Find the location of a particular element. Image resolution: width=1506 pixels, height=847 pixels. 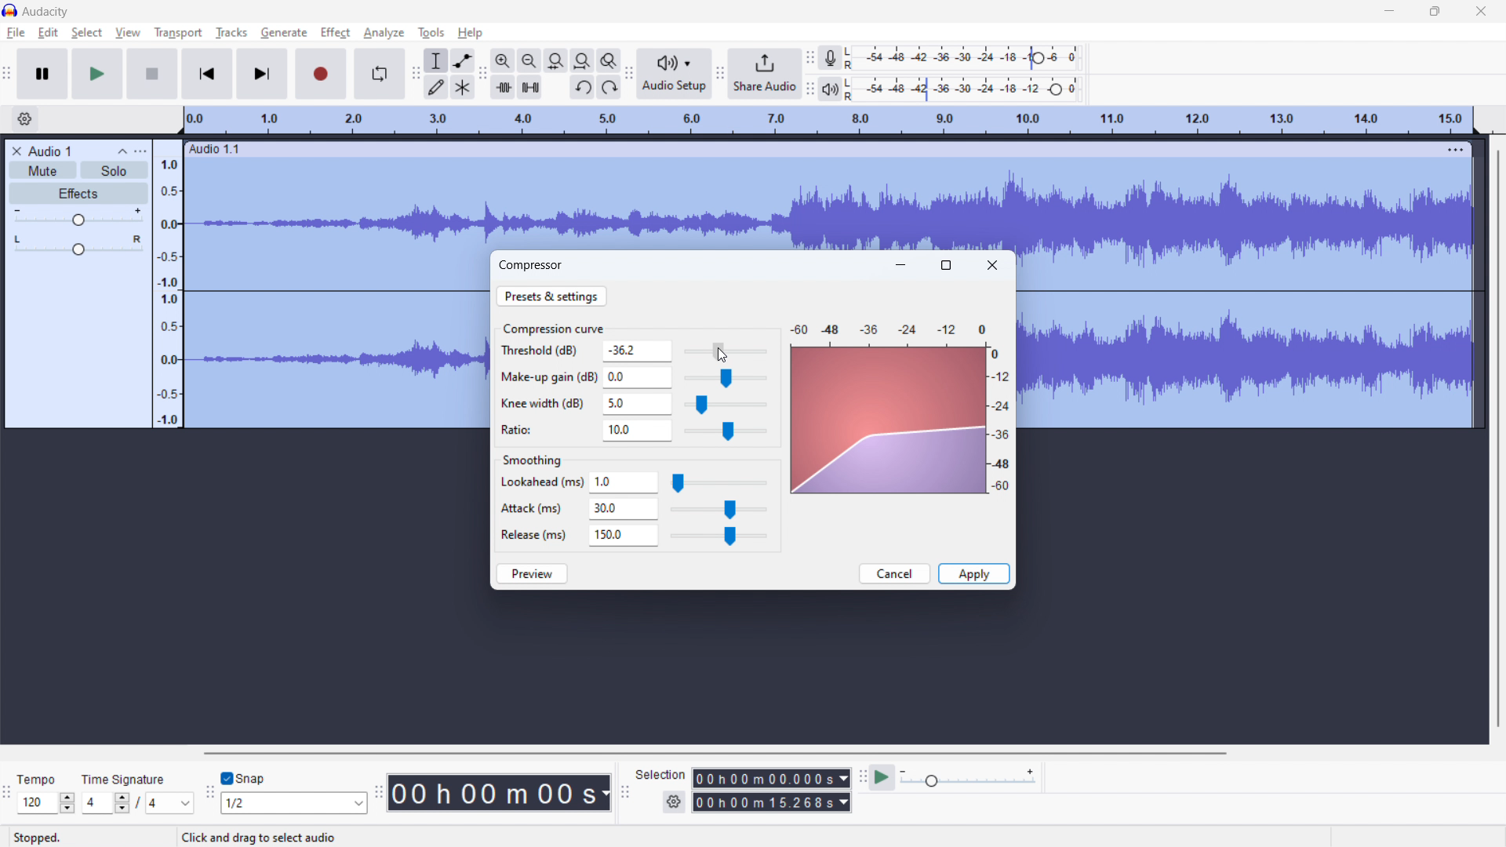

compressor is located at coordinates (532, 264).